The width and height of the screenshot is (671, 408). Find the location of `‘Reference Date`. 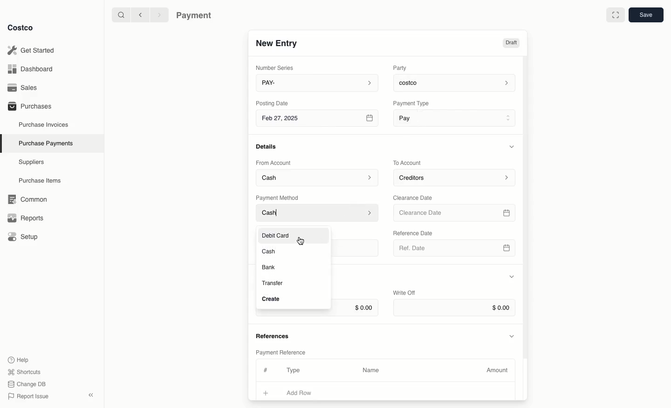

‘Reference Date is located at coordinates (414, 233).